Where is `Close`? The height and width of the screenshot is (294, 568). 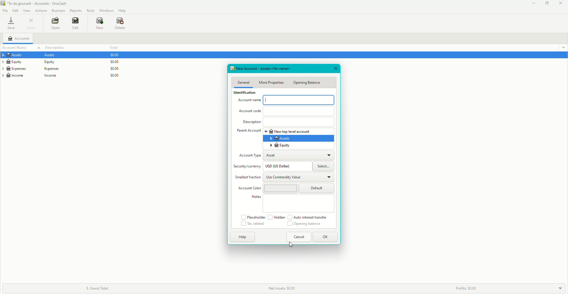 Close is located at coordinates (33, 24).